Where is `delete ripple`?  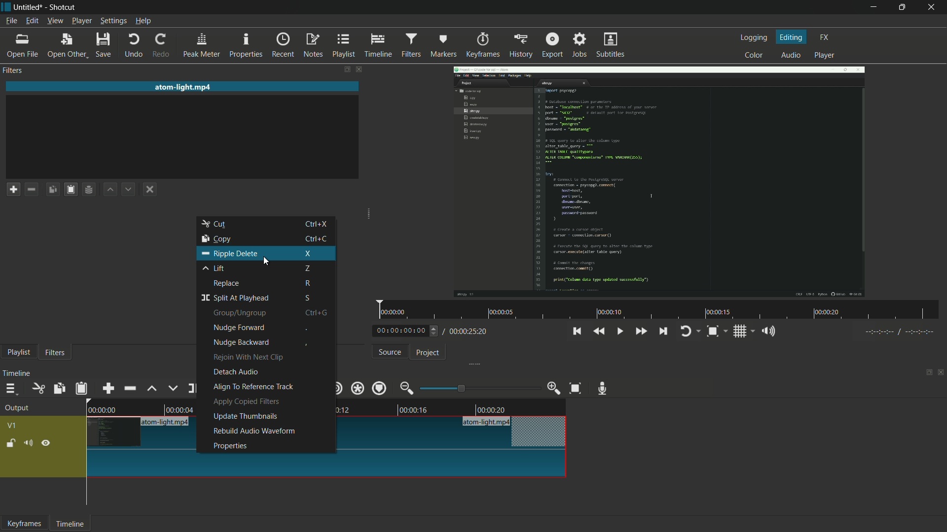
delete ripple is located at coordinates (130, 388).